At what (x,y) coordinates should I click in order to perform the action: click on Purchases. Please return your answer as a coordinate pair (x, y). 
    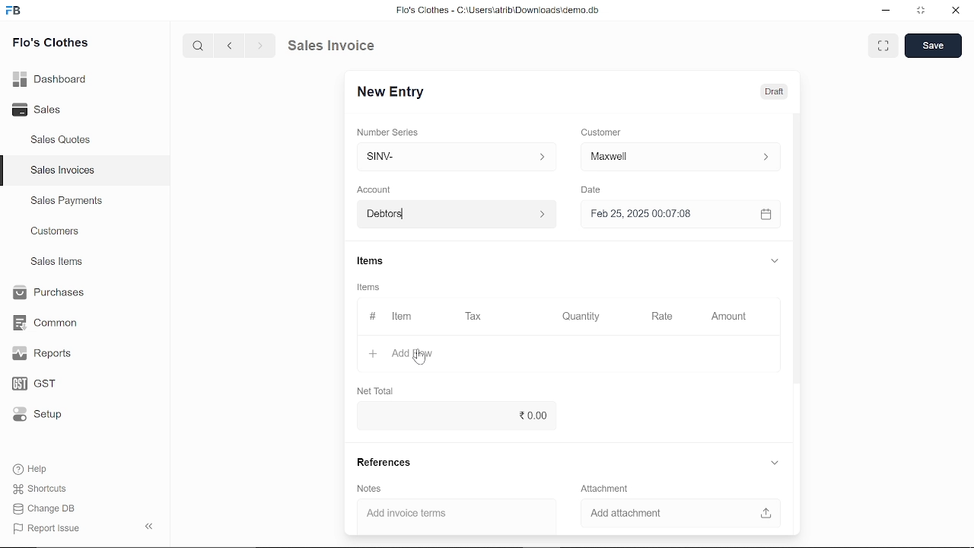
    Looking at the image, I should click on (51, 294).